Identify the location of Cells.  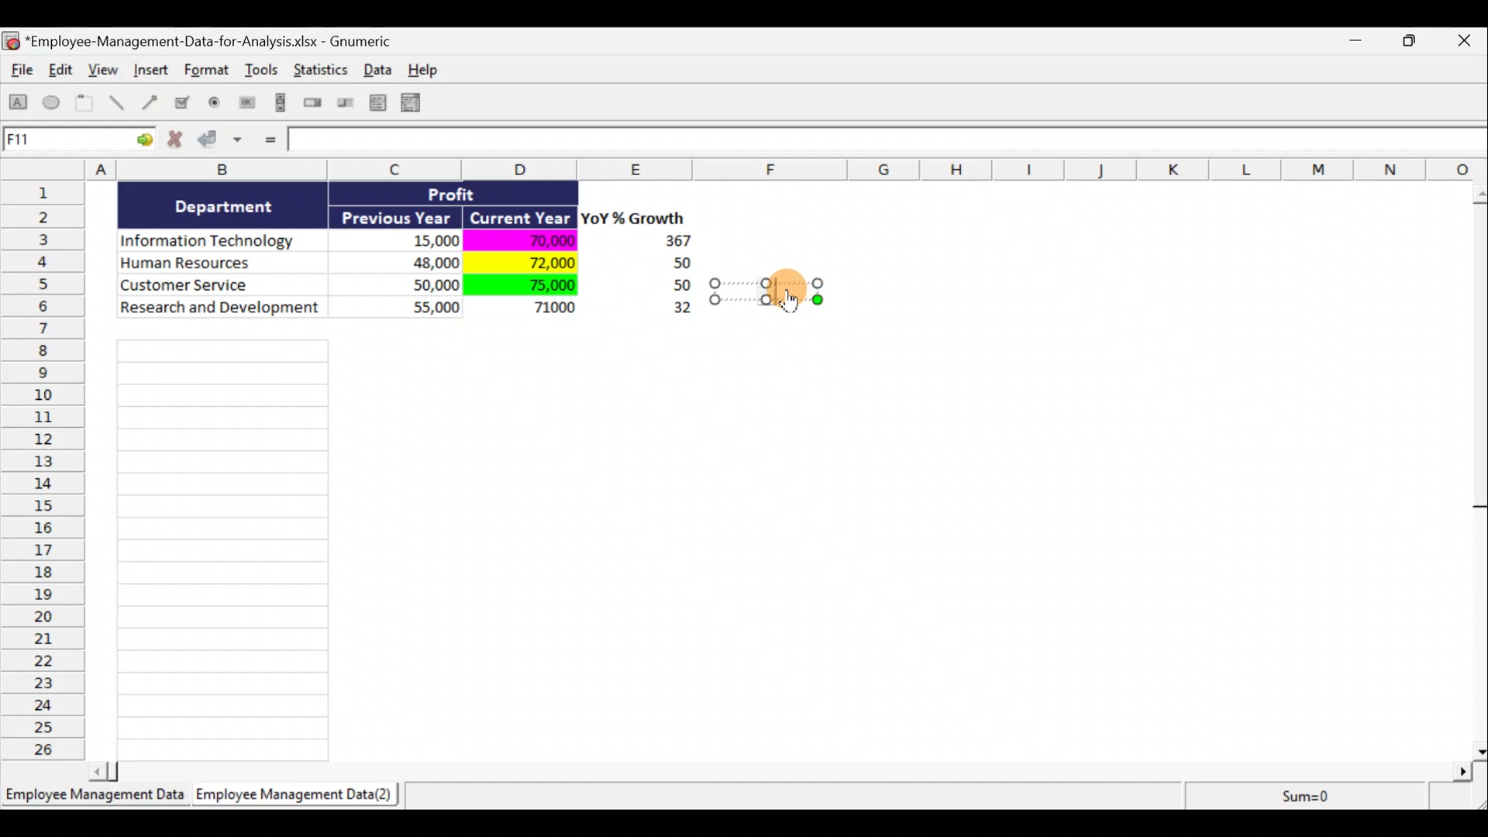
(222, 546).